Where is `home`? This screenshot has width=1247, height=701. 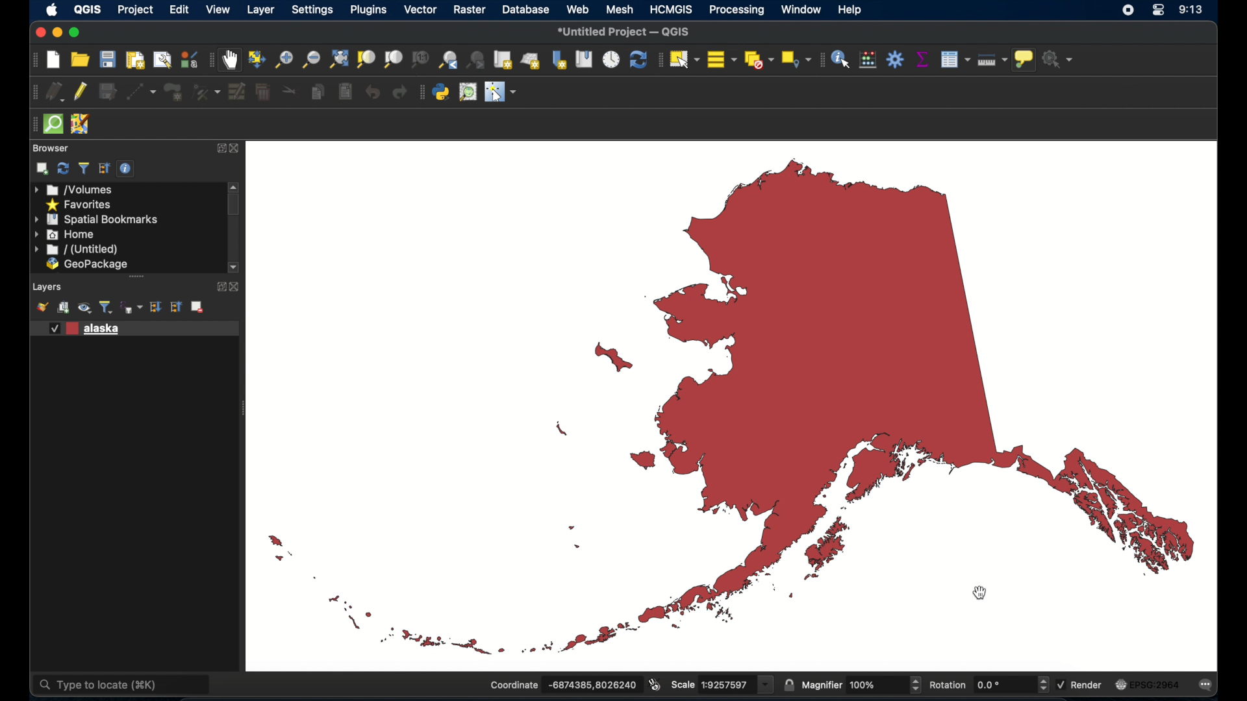
home is located at coordinates (66, 234).